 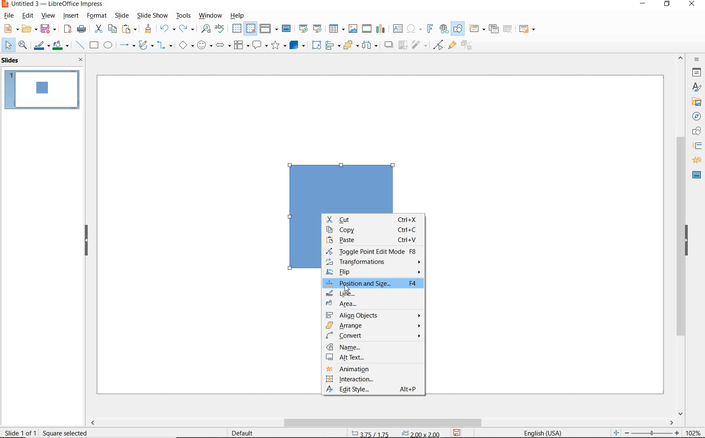 I want to click on start from current slide, so click(x=318, y=29).